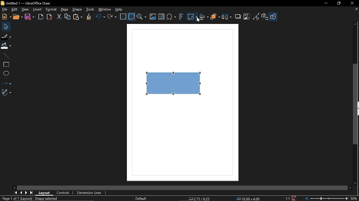 The height and width of the screenshot is (201, 359). I want to click on Selelct t least three objects to distribute, so click(227, 17).